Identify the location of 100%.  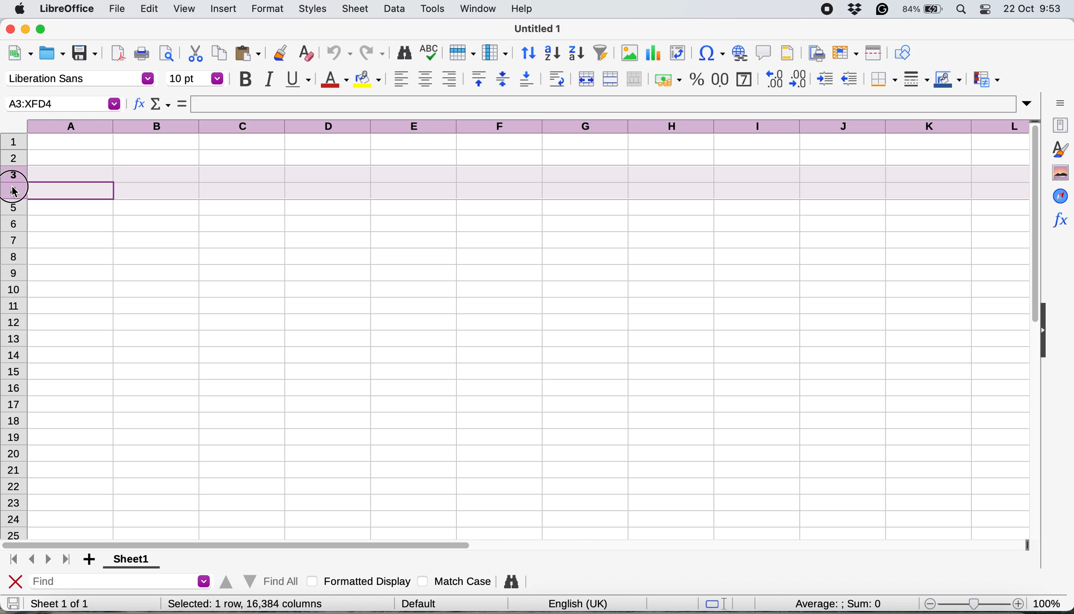
(1050, 602).